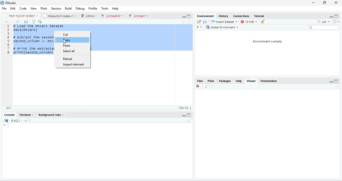 Image resolution: width=342 pixels, height=181 pixels. I want to click on close, so click(123, 16).